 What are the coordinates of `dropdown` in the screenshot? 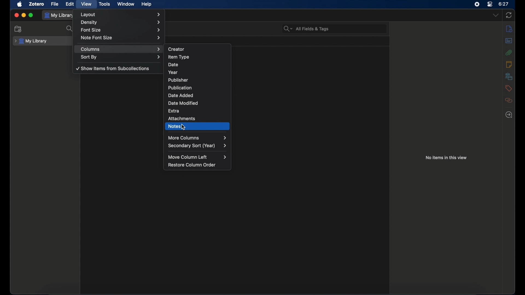 It's located at (496, 15).